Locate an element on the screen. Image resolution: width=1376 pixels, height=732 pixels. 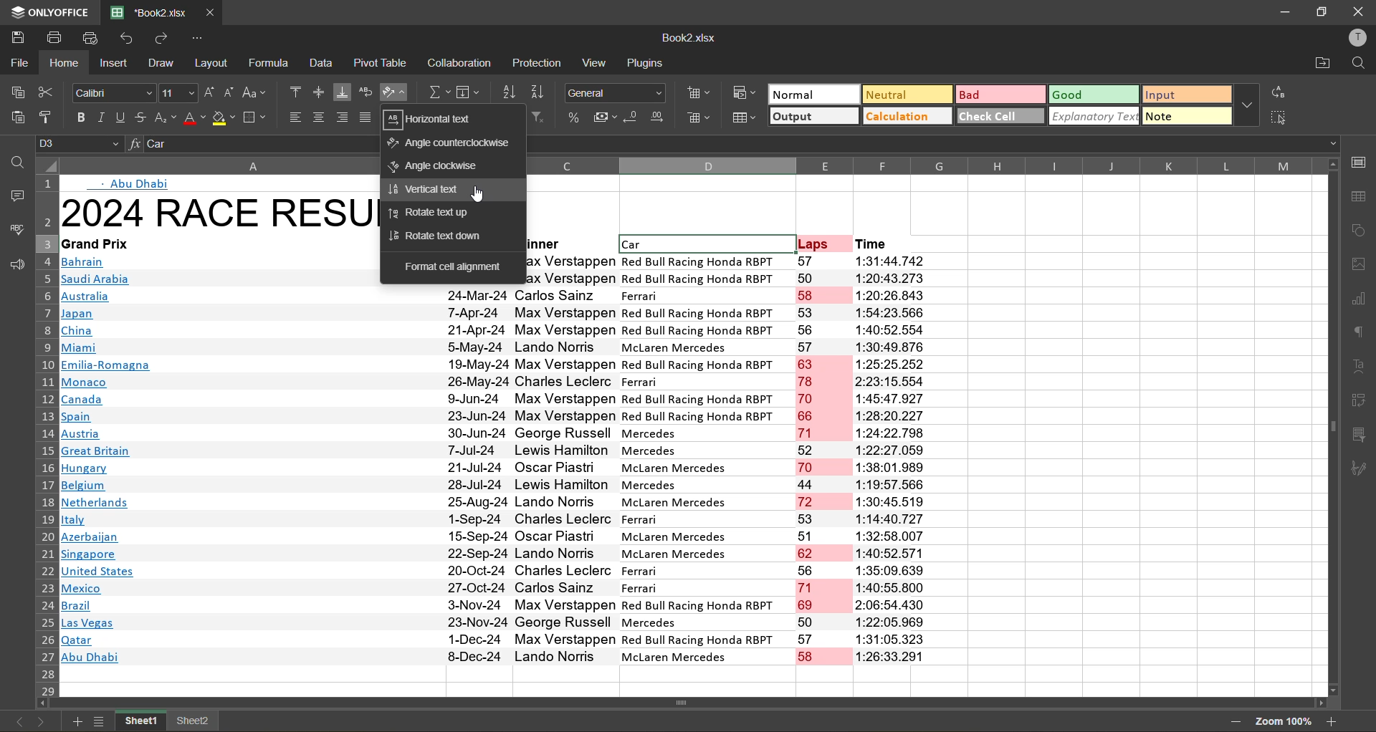
profile is located at coordinates (1357, 39).